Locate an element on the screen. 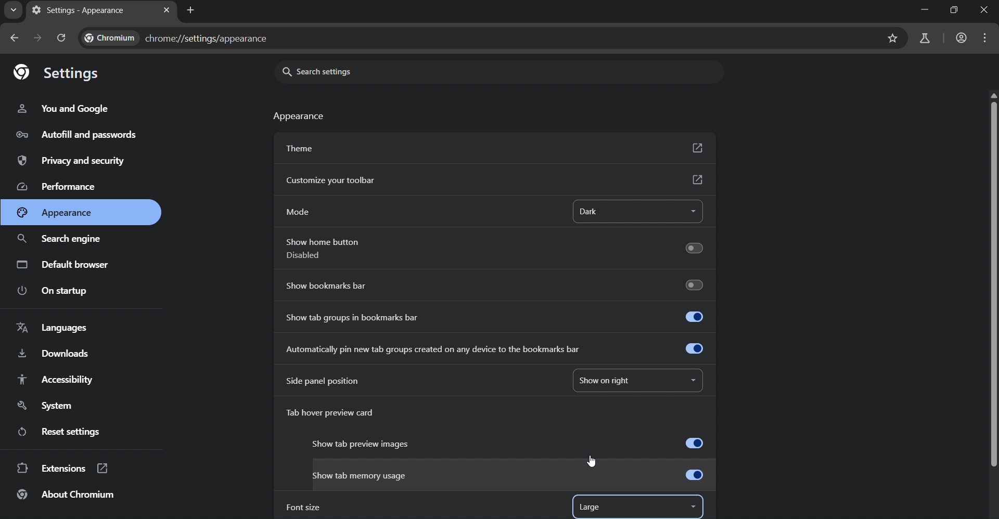 The width and height of the screenshot is (999, 519). go back one page is located at coordinates (12, 38).